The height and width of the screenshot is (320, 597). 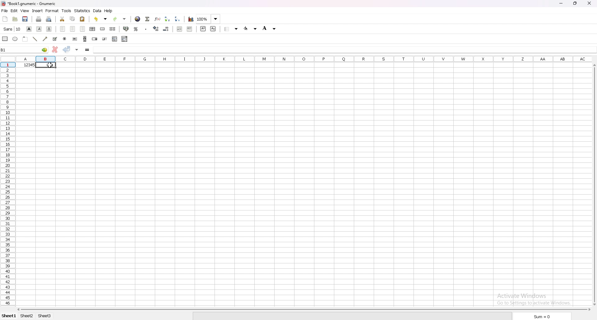 What do you see at coordinates (77, 50) in the screenshot?
I see `accept changes in all cells` at bounding box center [77, 50].